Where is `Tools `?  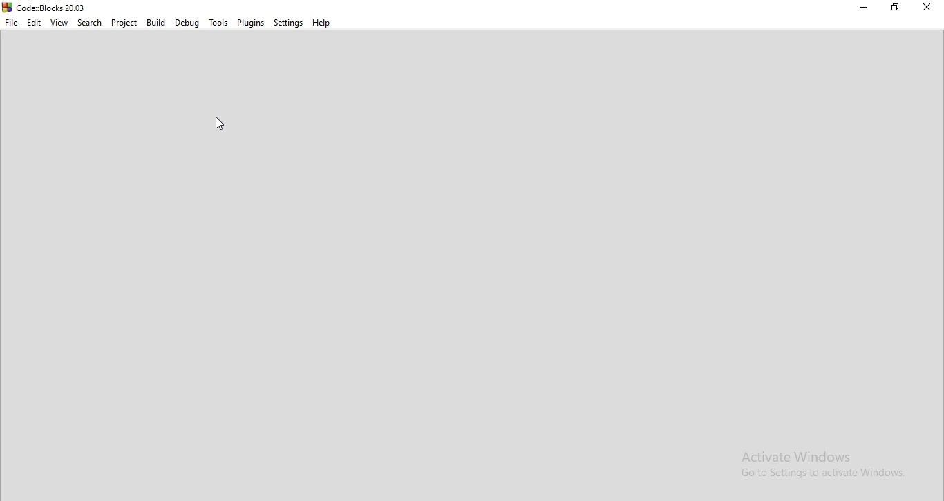 Tools  is located at coordinates (218, 21).